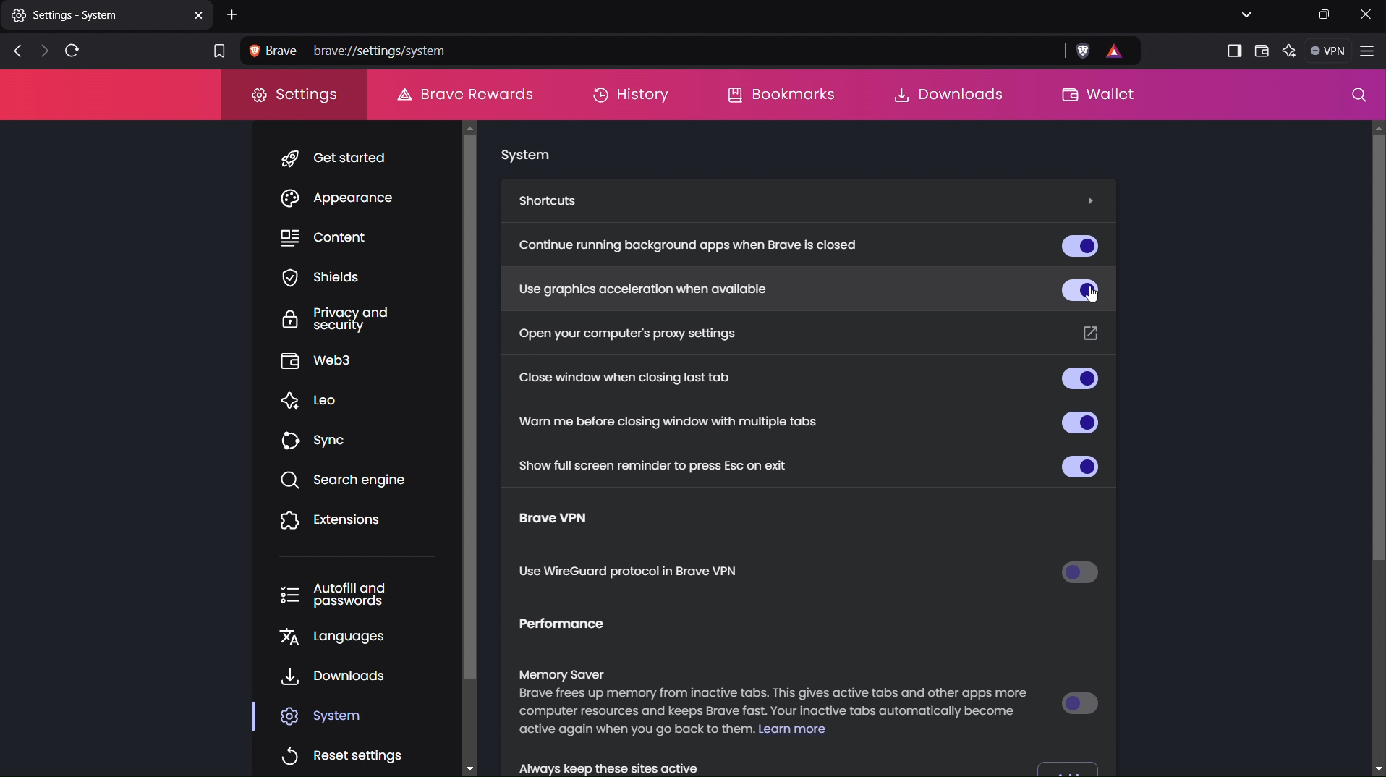  What do you see at coordinates (1083, 421) in the screenshot?
I see `Button` at bounding box center [1083, 421].